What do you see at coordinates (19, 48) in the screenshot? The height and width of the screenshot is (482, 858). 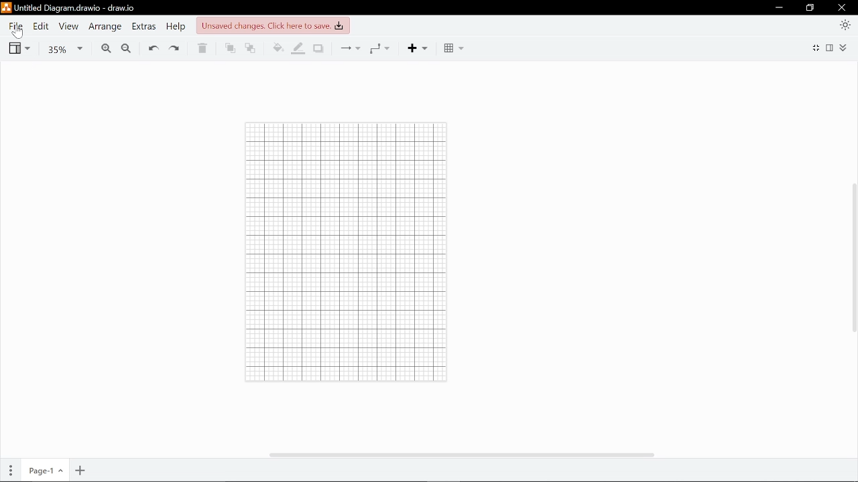 I see `View` at bounding box center [19, 48].